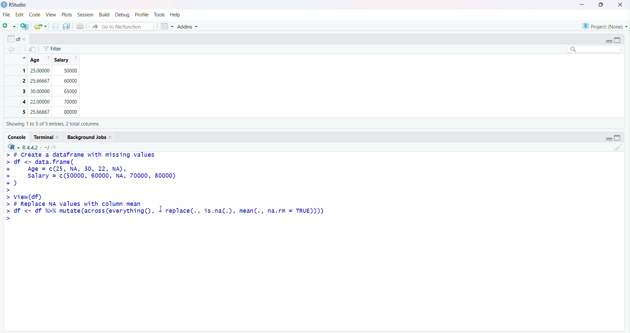 The image size is (630, 333). What do you see at coordinates (66, 14) in the screenshot?
I see `Plots` at bounding box center [66, 14].